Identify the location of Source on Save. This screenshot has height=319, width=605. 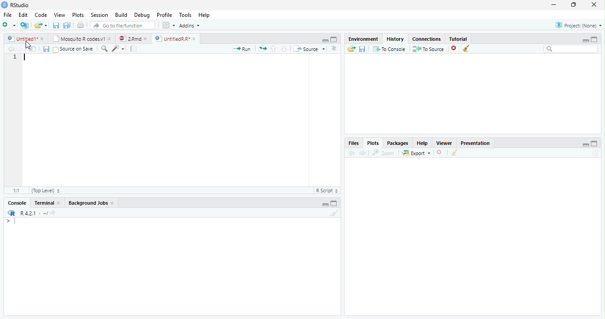
(74, 49).